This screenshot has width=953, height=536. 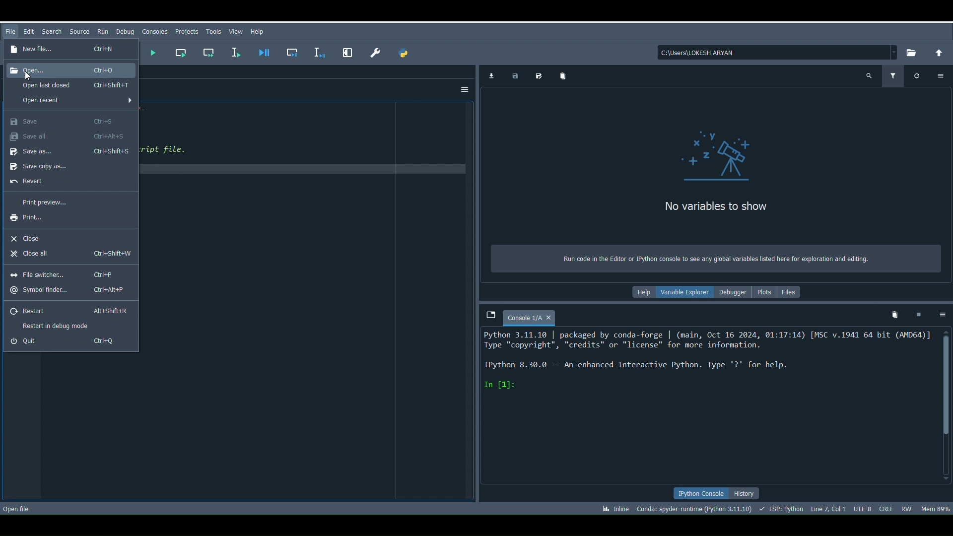 What do you see at coordinates (466, 88) in the screenshot?
I see `Options` at bounding box center [466, 88].